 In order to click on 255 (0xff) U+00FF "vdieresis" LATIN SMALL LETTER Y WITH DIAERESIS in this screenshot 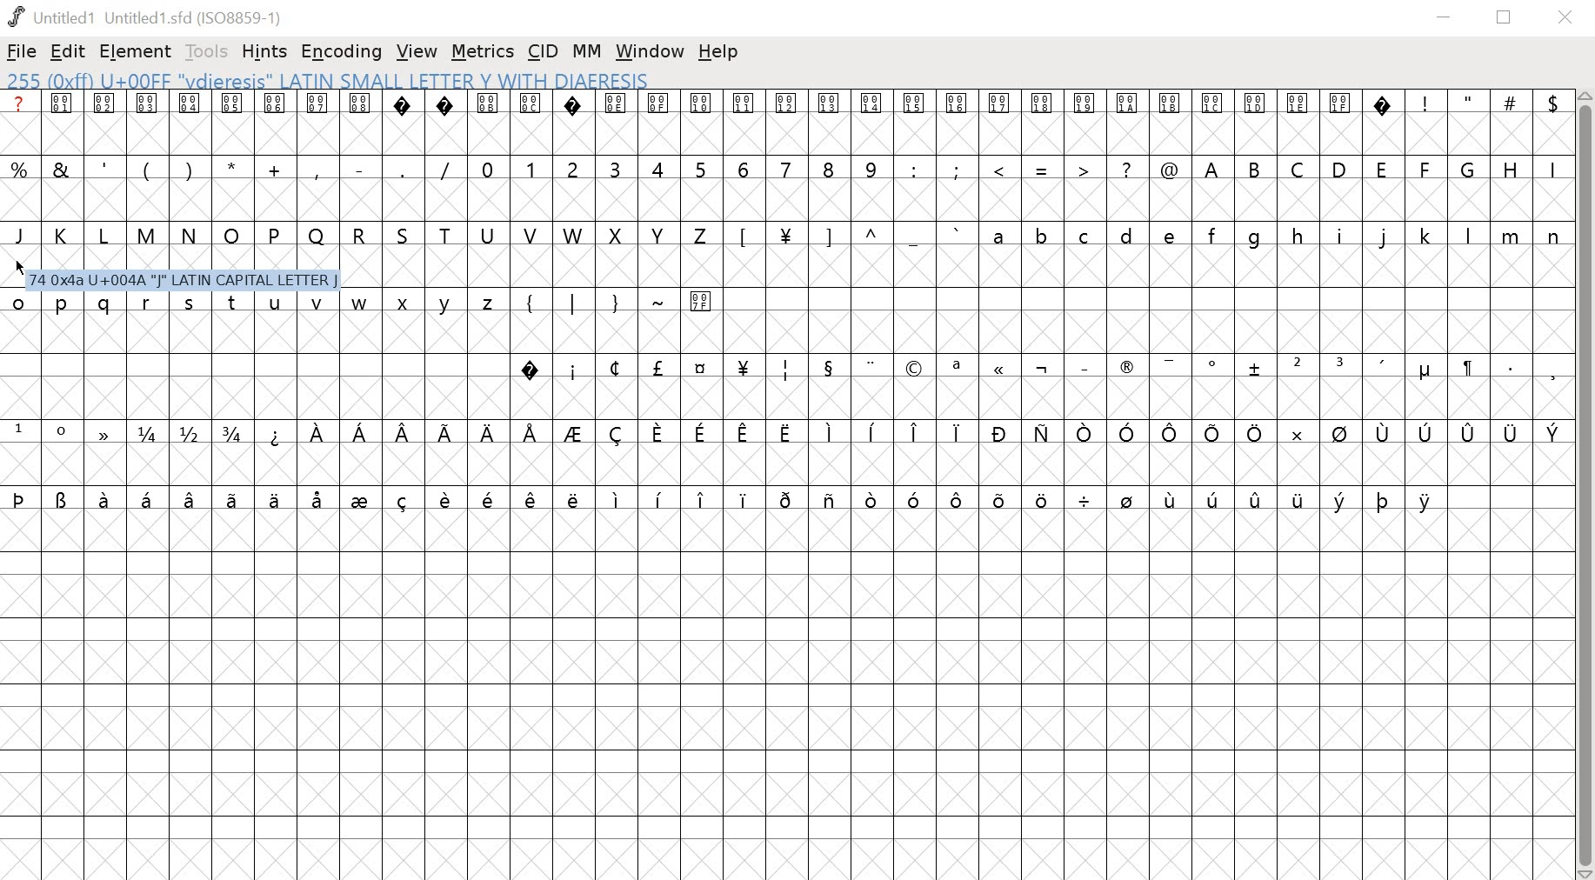, I will do `click(329, 80)`.